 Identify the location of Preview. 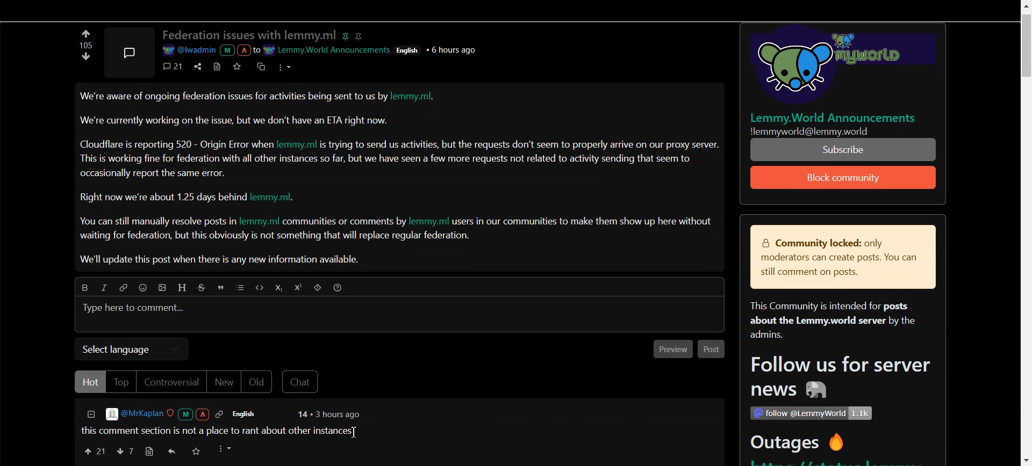
(670, 350).